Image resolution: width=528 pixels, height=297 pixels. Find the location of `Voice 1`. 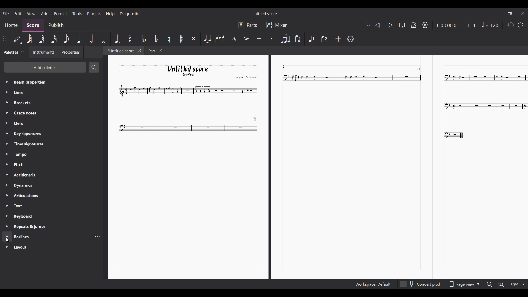

Voice 1 is located at coordinates (312, 38).